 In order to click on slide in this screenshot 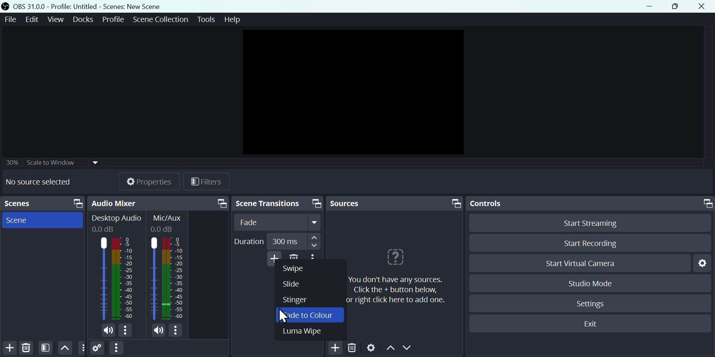, I will do `click(298, 283)`.